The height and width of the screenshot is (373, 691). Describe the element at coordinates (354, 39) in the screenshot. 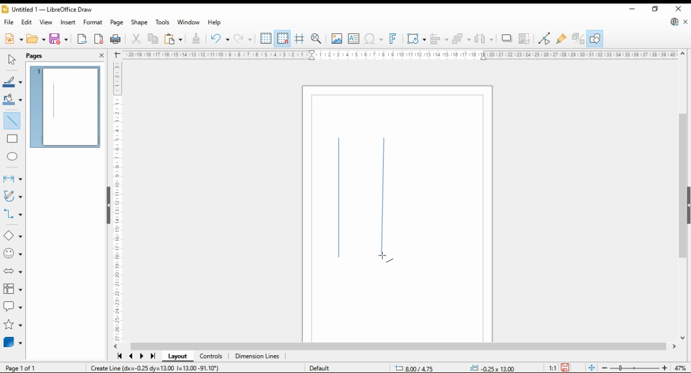

I see `insert textbox` at that location.